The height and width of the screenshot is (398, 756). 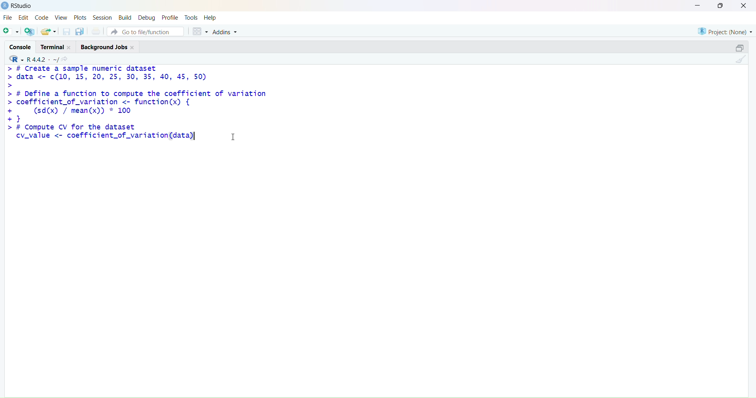 I want to click on add file as, so click(x=11, y=32).